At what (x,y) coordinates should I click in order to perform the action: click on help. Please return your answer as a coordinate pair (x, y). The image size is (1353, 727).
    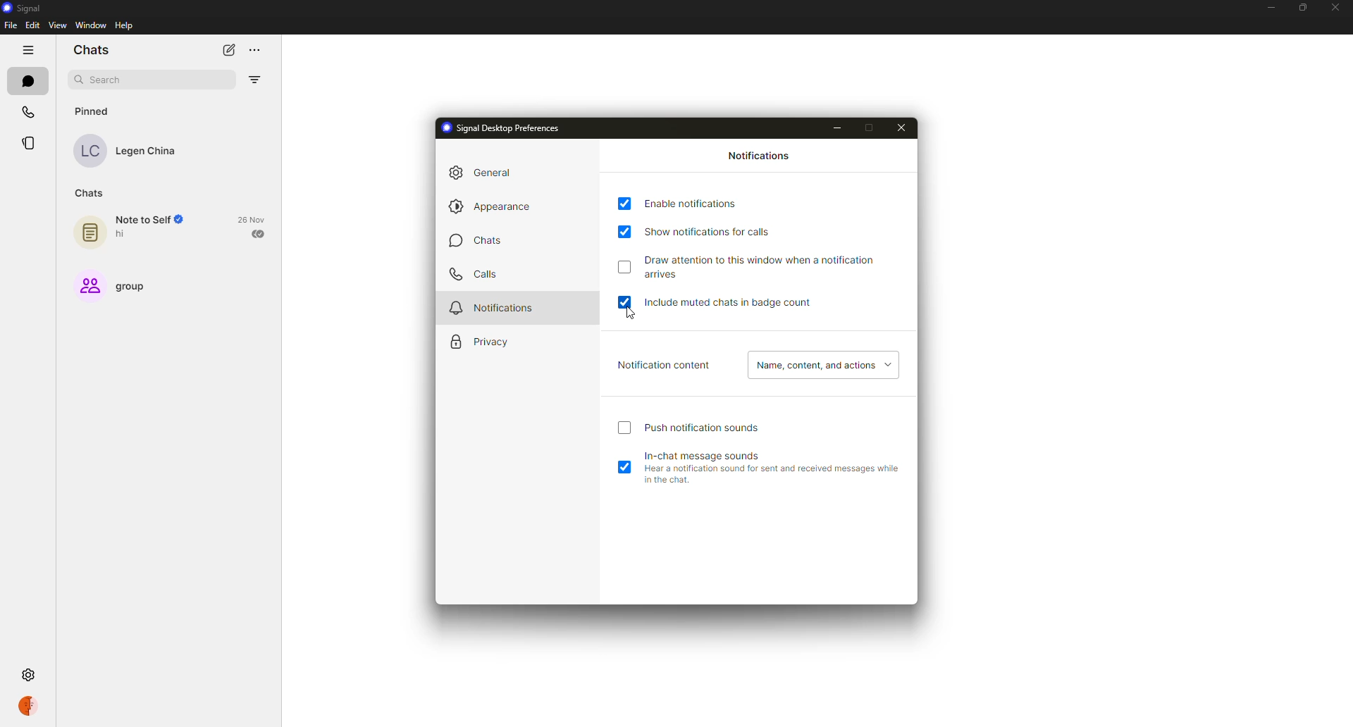
    Looking at the image, I should click on (125, 26).